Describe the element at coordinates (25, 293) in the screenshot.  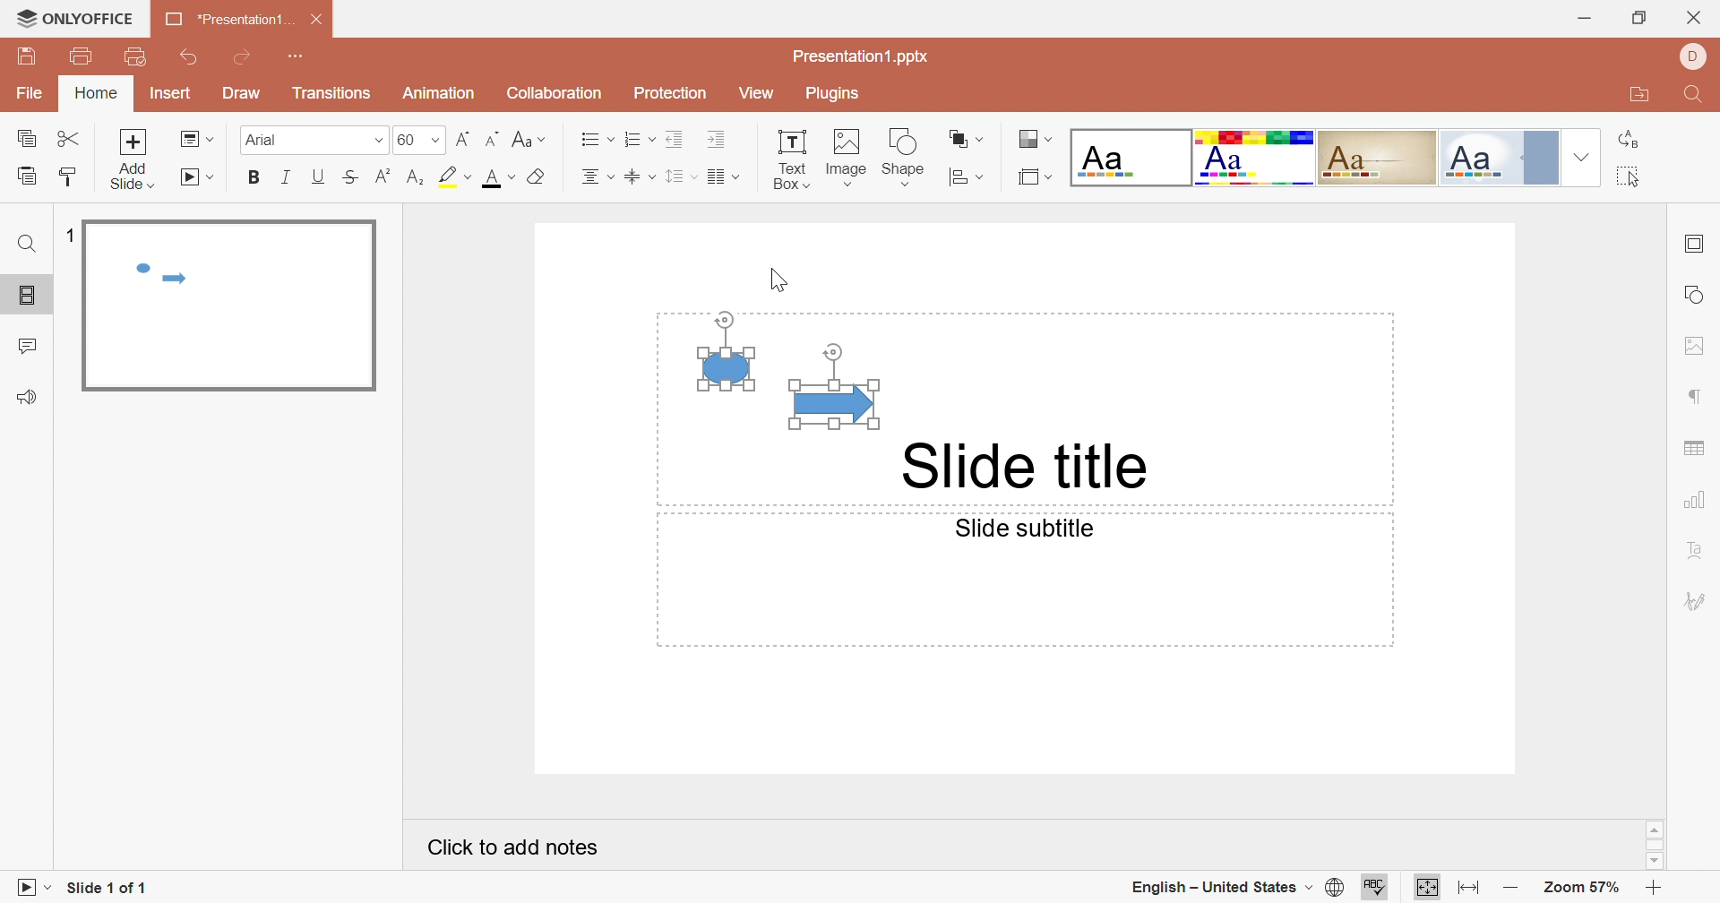
I see `Slides` at that location.